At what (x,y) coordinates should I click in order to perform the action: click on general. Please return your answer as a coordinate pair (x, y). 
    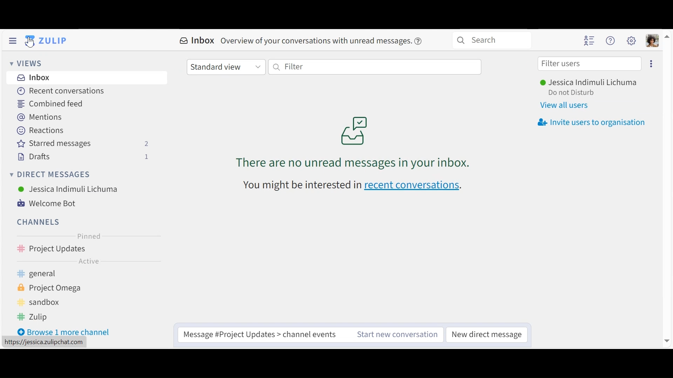
    Looking at the image, I should click on (70, 274).